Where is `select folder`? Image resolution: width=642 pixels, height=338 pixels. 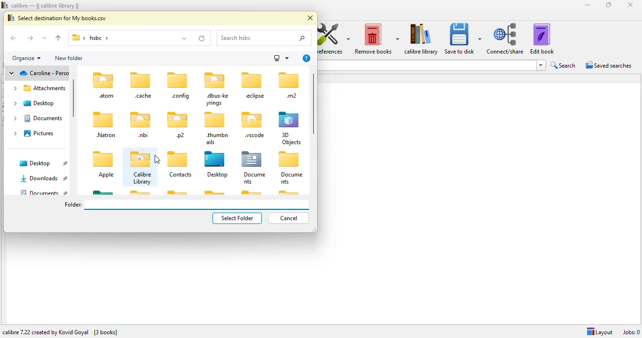
select folder is located at coordinates (237, 218).